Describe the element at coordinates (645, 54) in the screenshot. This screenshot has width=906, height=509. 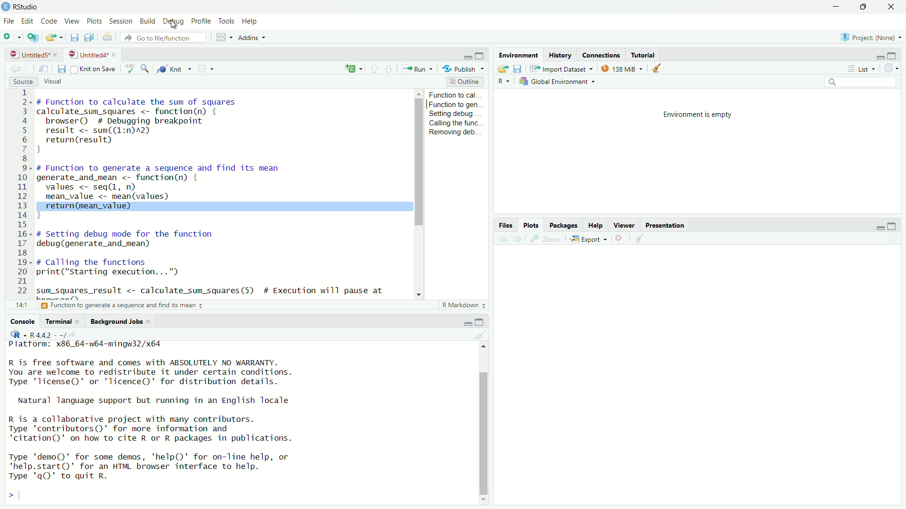
I see `tutorial` at that location.